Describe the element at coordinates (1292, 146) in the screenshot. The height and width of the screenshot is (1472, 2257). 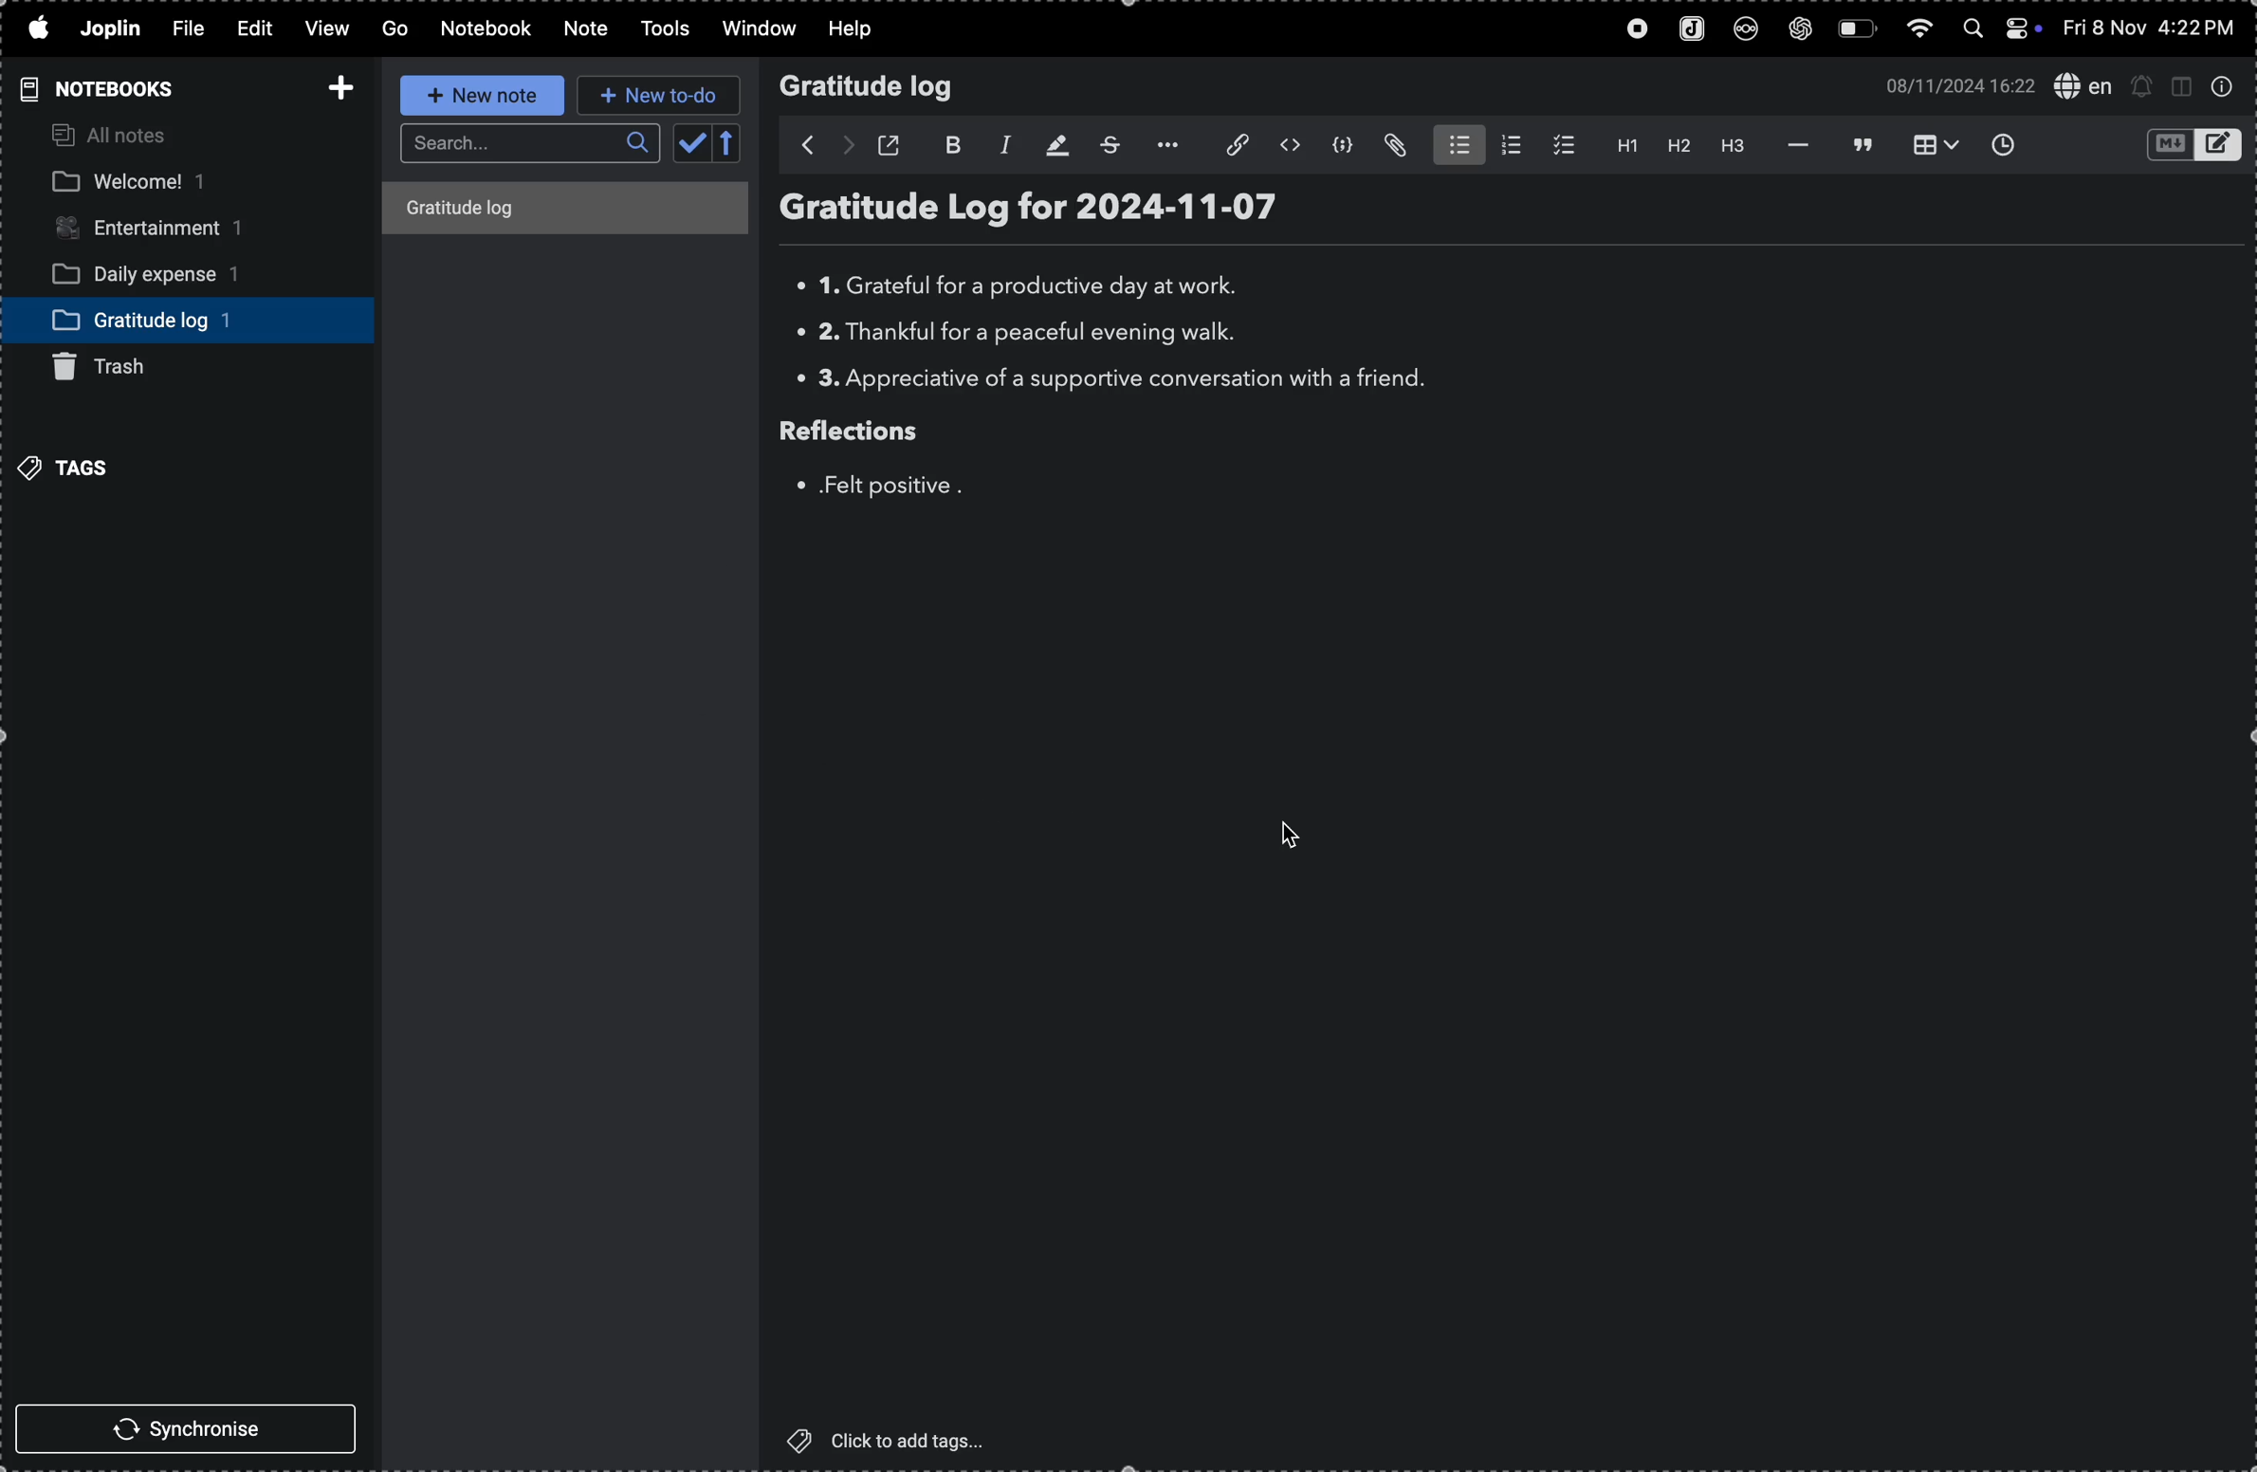
I see `inline code` at that location.